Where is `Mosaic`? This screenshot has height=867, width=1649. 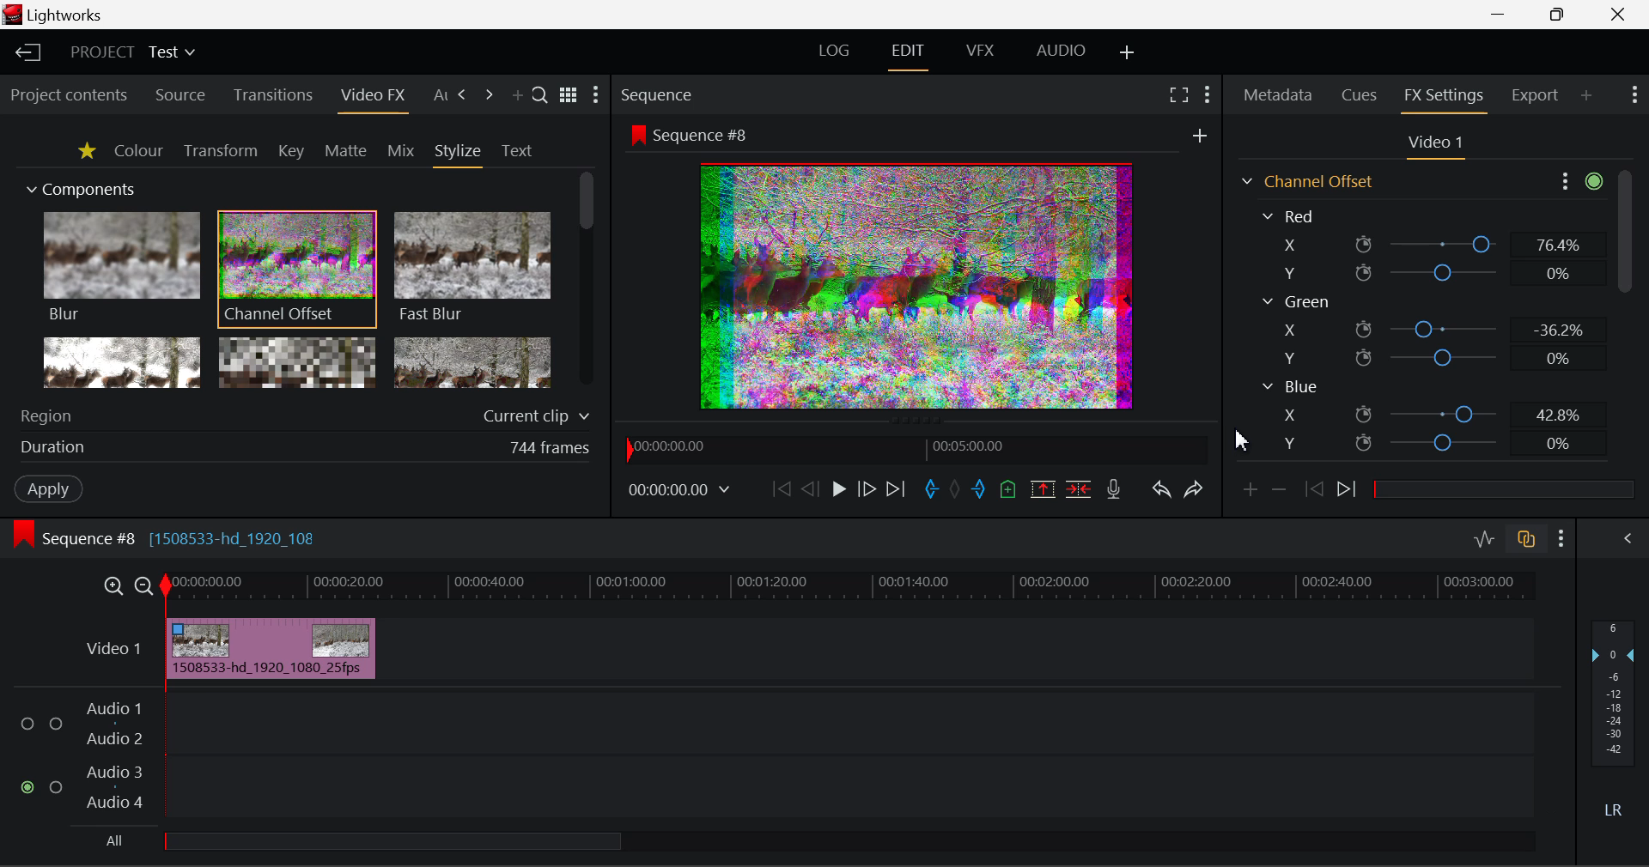
Mosaic is located at coordinates (297, 361).